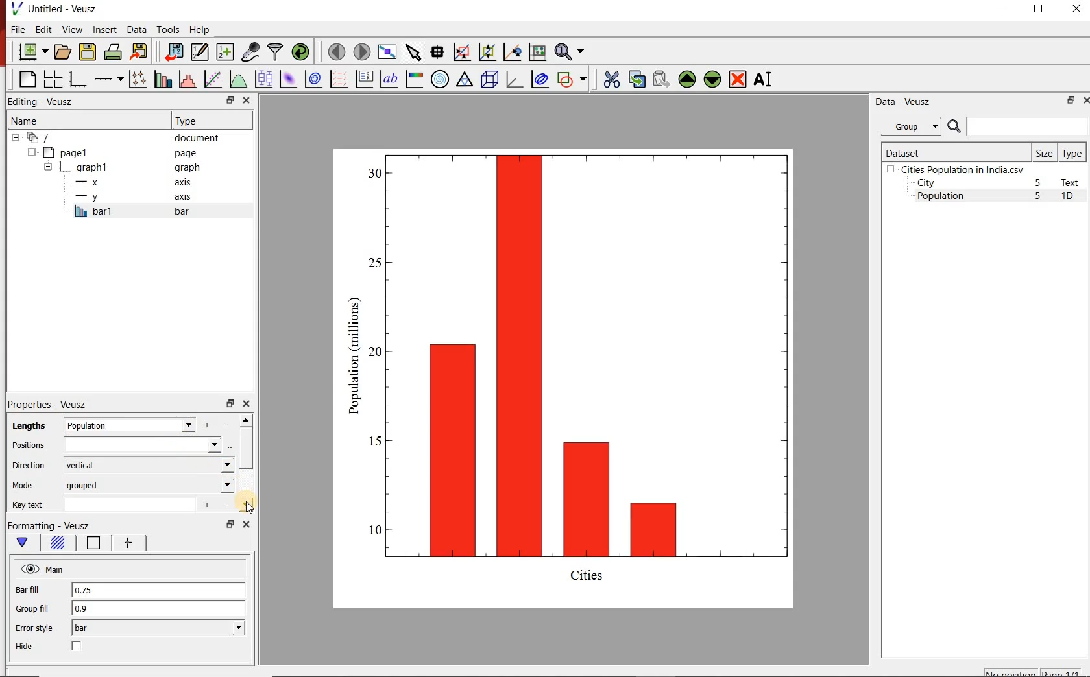 This screenshot has height=677, width=1090. What do you see at coordinates (55, 10) in the screenshot?
I see `Untitled-Veusz` at bounding box center [55, 10].